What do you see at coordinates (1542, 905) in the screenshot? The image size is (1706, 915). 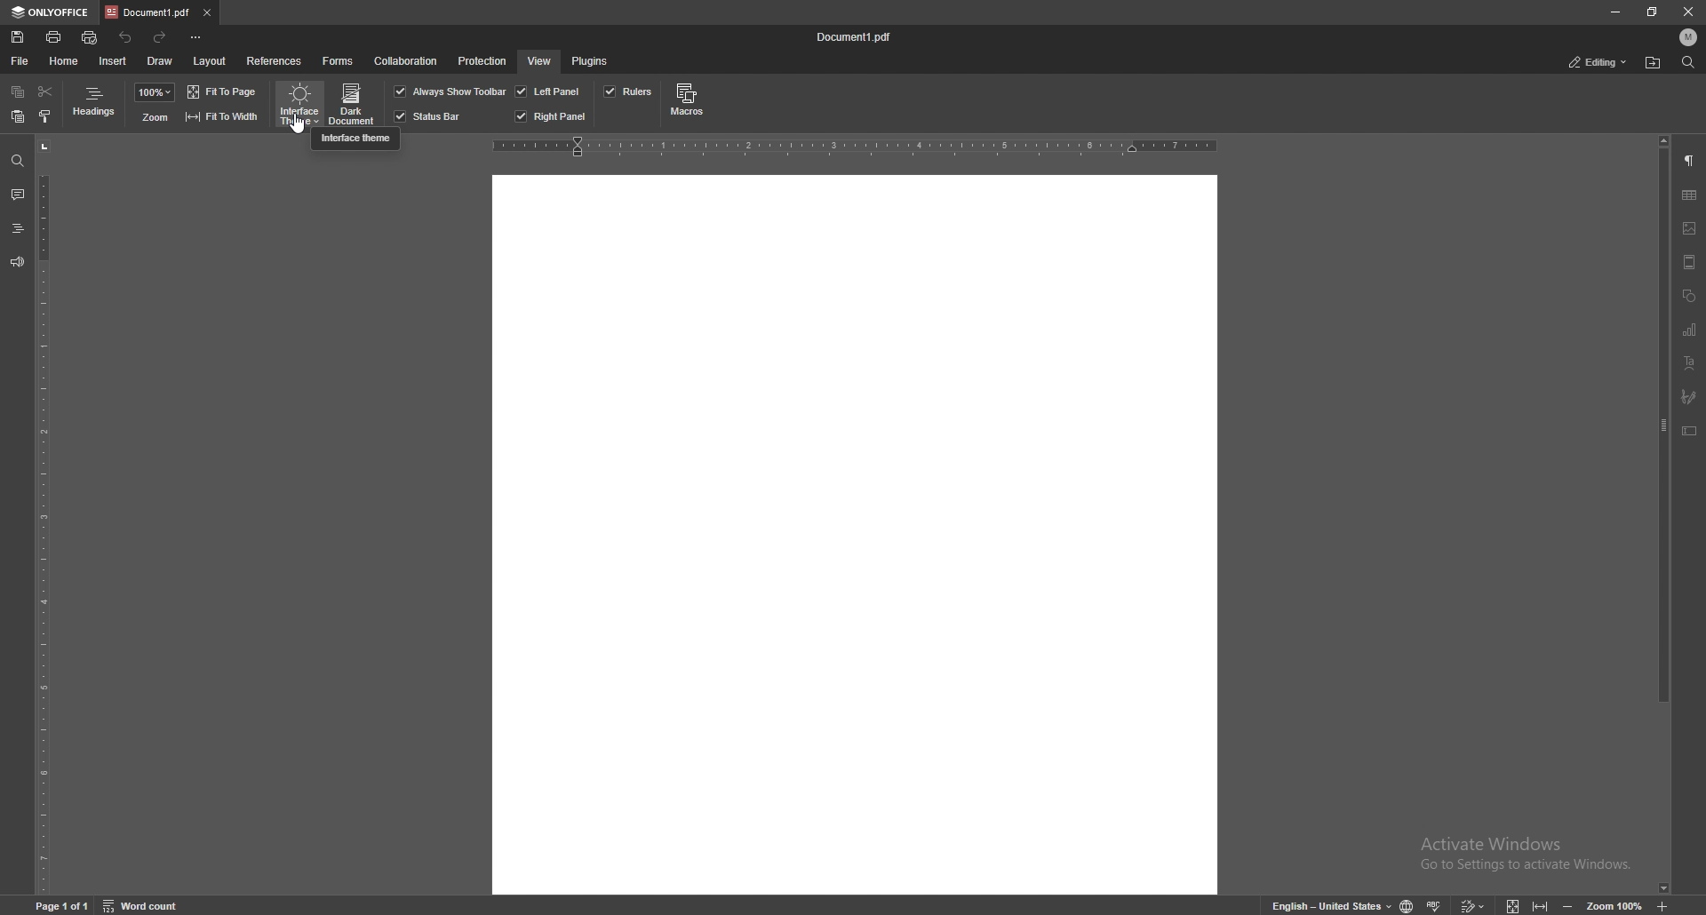 I see `fit to width` at bounding box center [1542, 905].